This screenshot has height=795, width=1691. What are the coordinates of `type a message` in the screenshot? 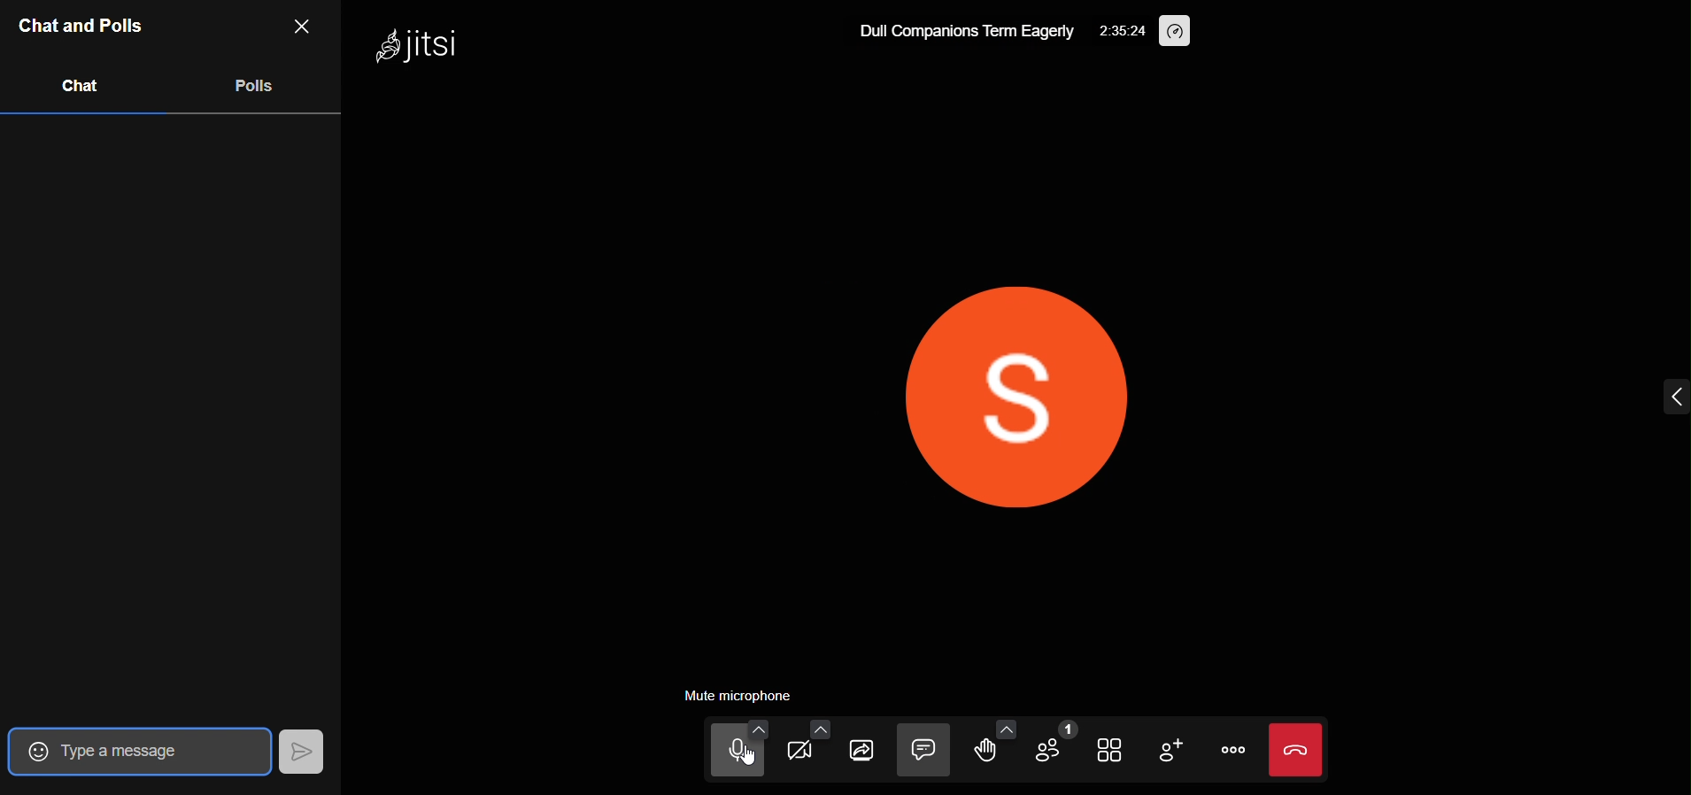 It's located at (153, 751).